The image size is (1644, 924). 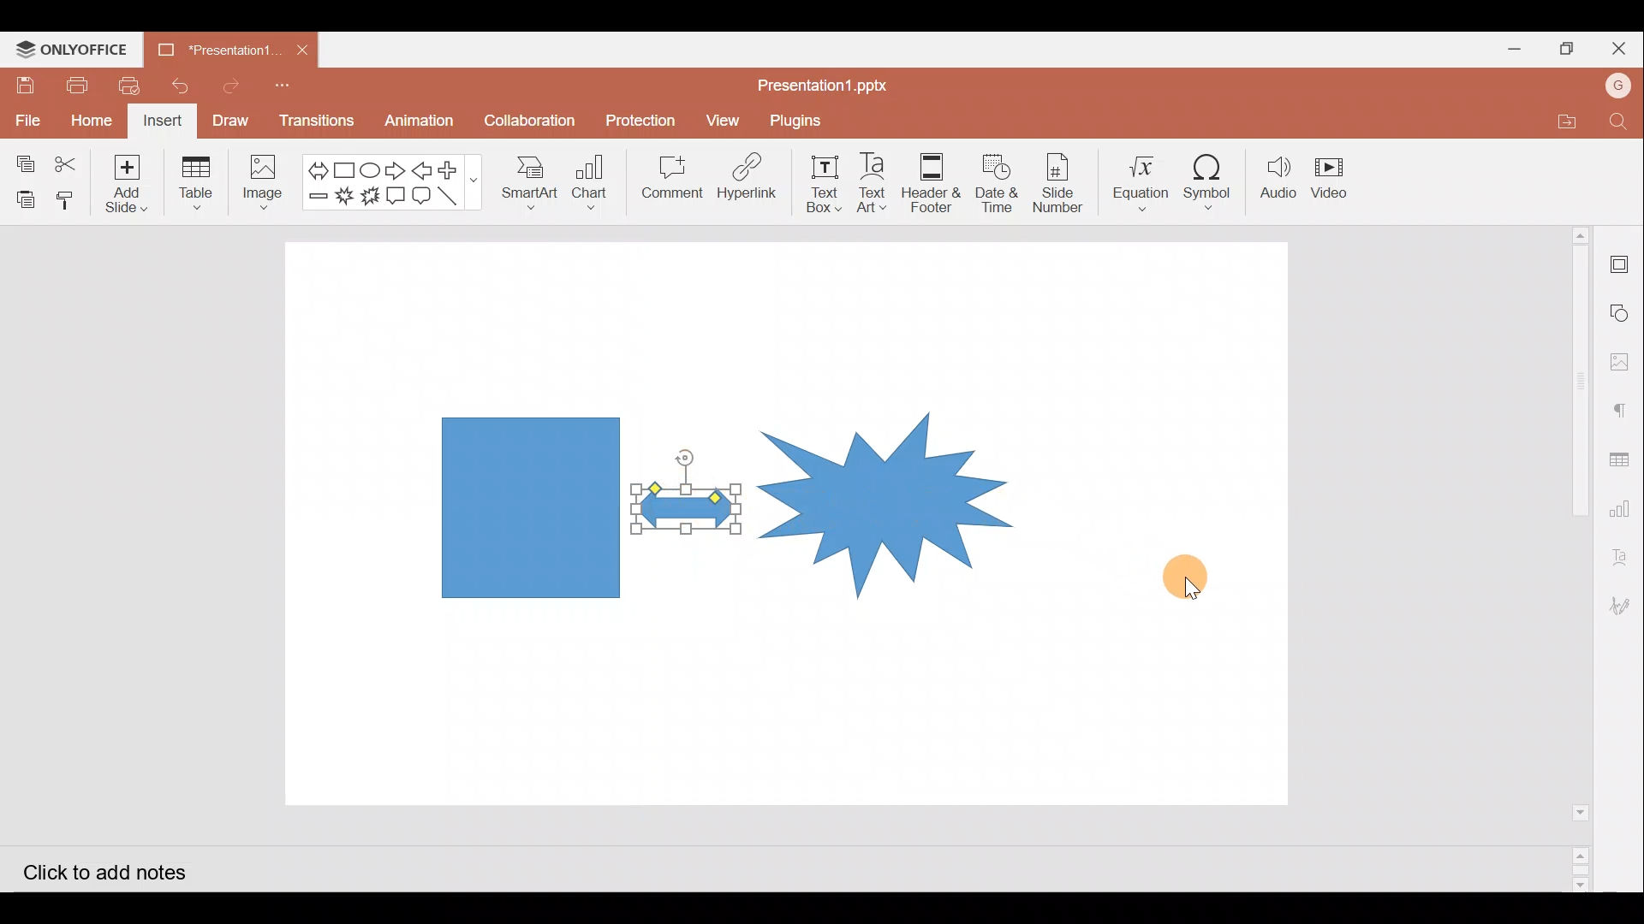 I want to click on Line, so click(x=453, y=194).